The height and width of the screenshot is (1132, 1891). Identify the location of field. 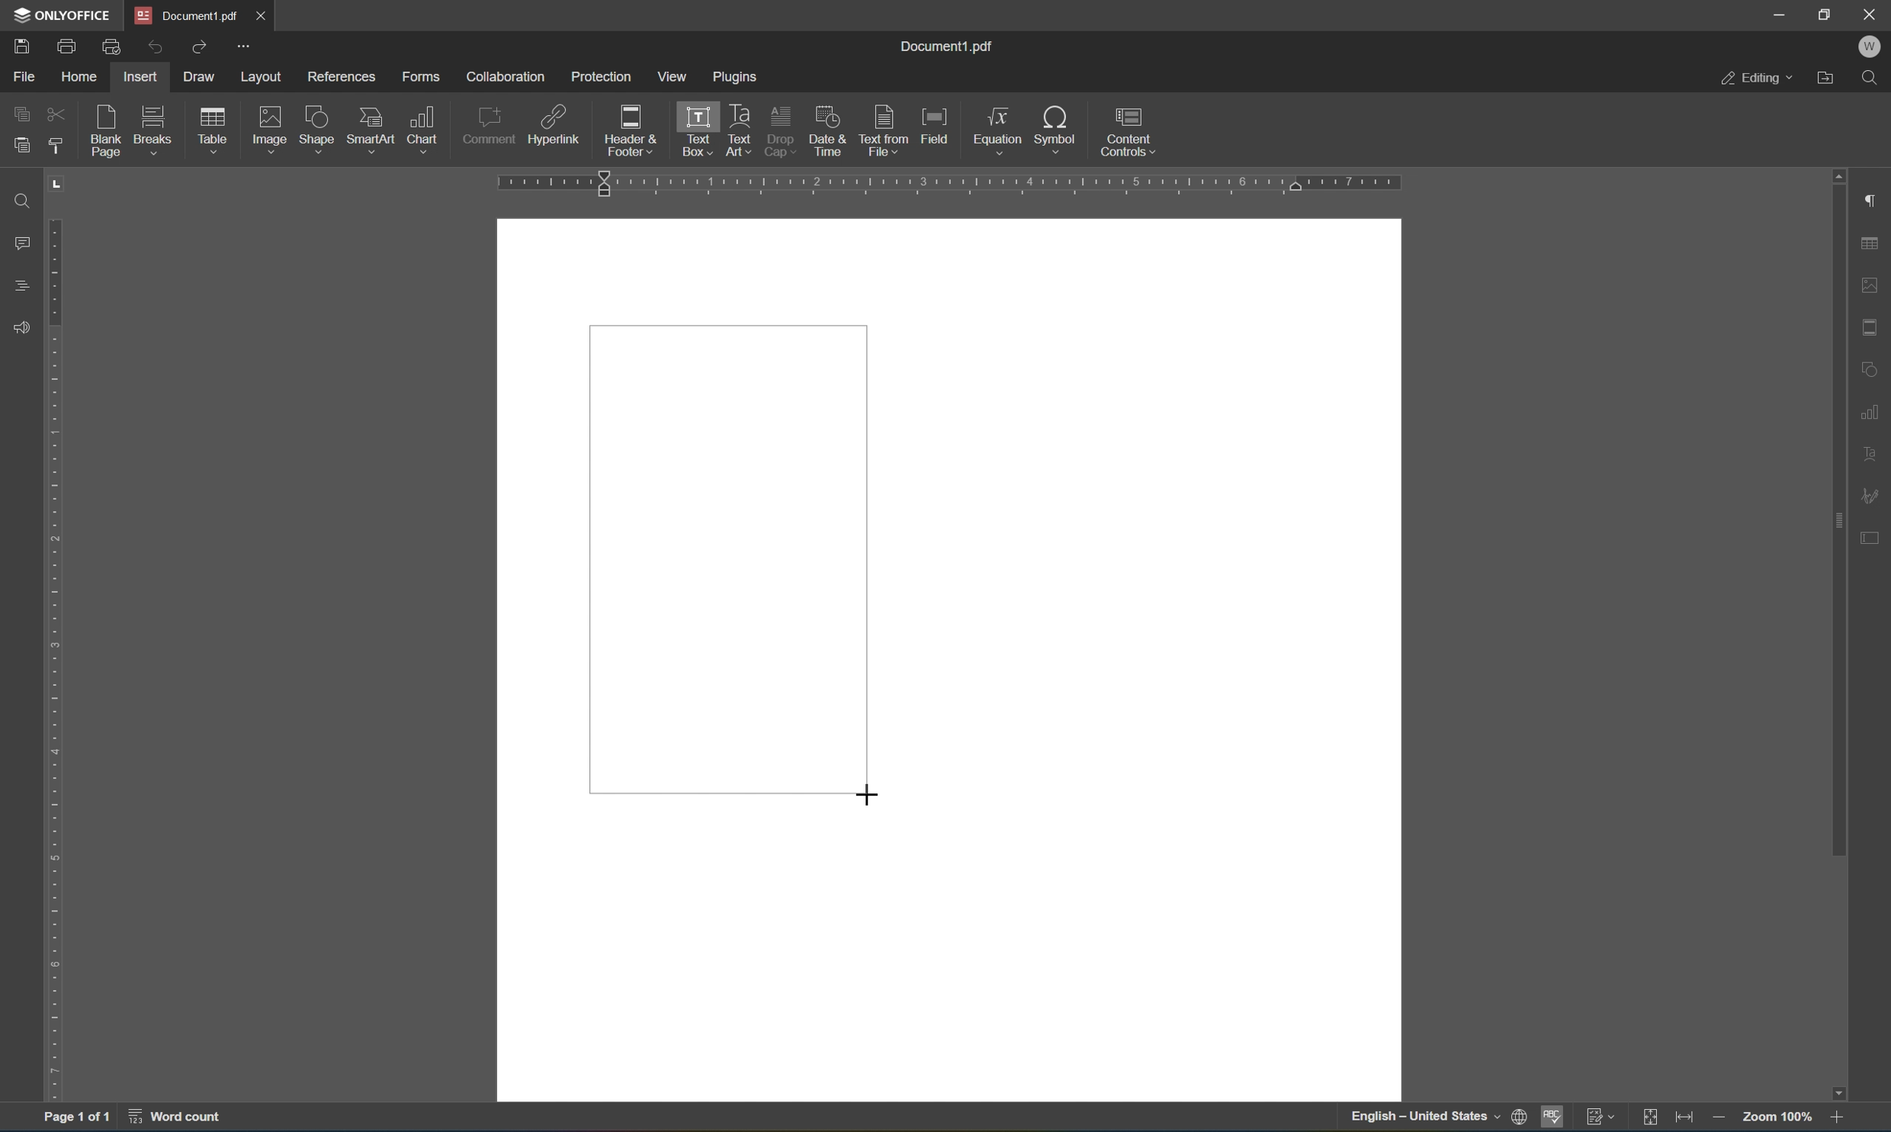
(936, 126).